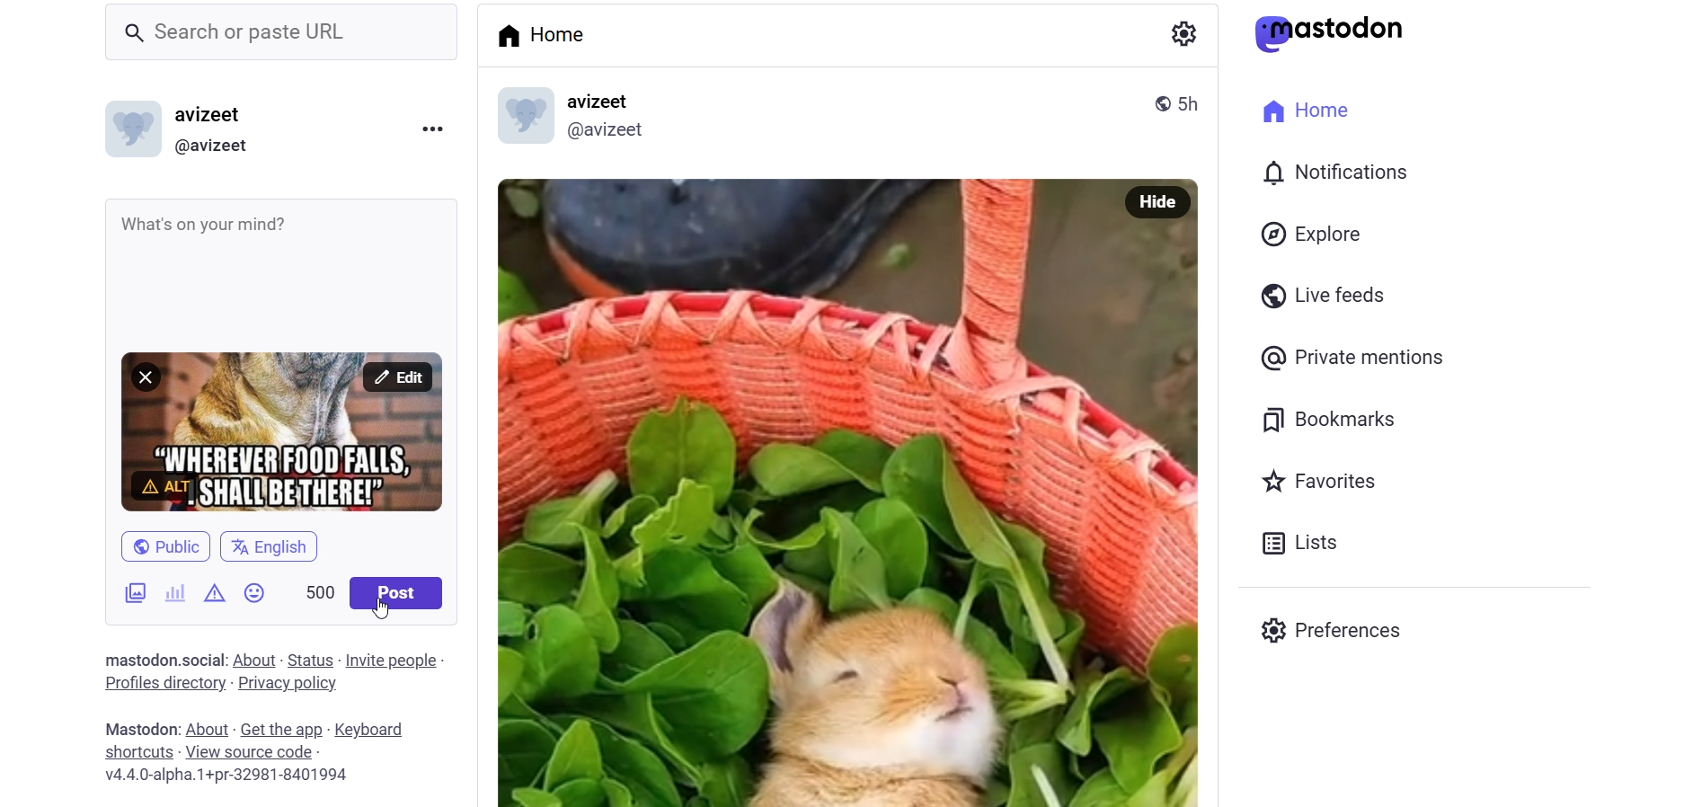 Image resolution: width=1693 pixels, height=807 pixels. What do you see at coordinates (379, 610) in the screenshot?
I see `cursor` at bounding box center [379, 610].